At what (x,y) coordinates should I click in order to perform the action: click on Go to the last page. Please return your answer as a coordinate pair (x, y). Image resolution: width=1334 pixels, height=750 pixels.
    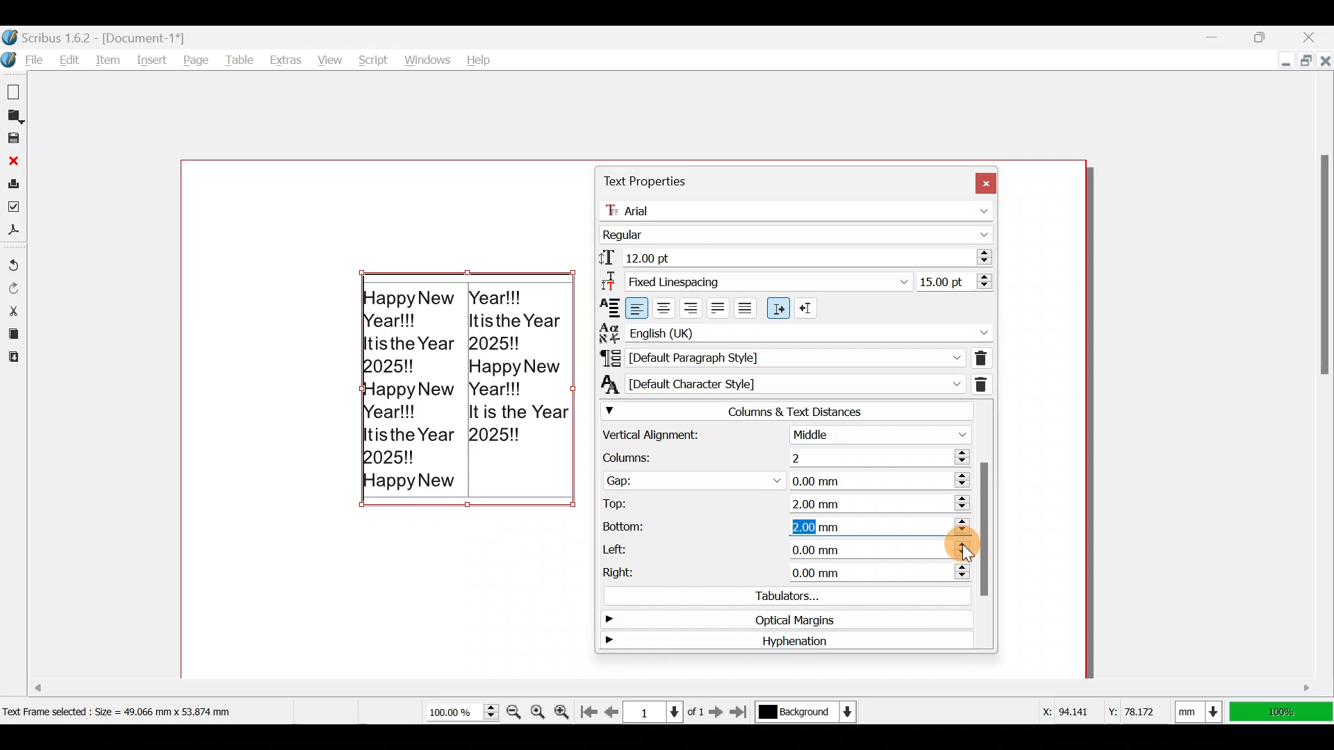
    Looking at the image, I should click on (742, 712).